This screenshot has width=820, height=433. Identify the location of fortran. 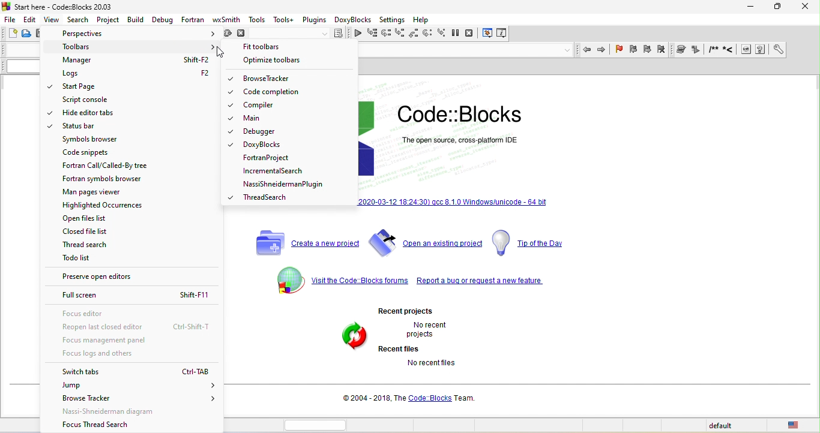
(190, 19).